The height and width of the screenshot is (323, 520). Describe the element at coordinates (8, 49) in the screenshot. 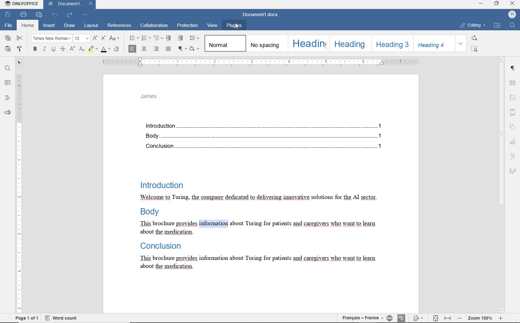

I see `PASTE` at that location.